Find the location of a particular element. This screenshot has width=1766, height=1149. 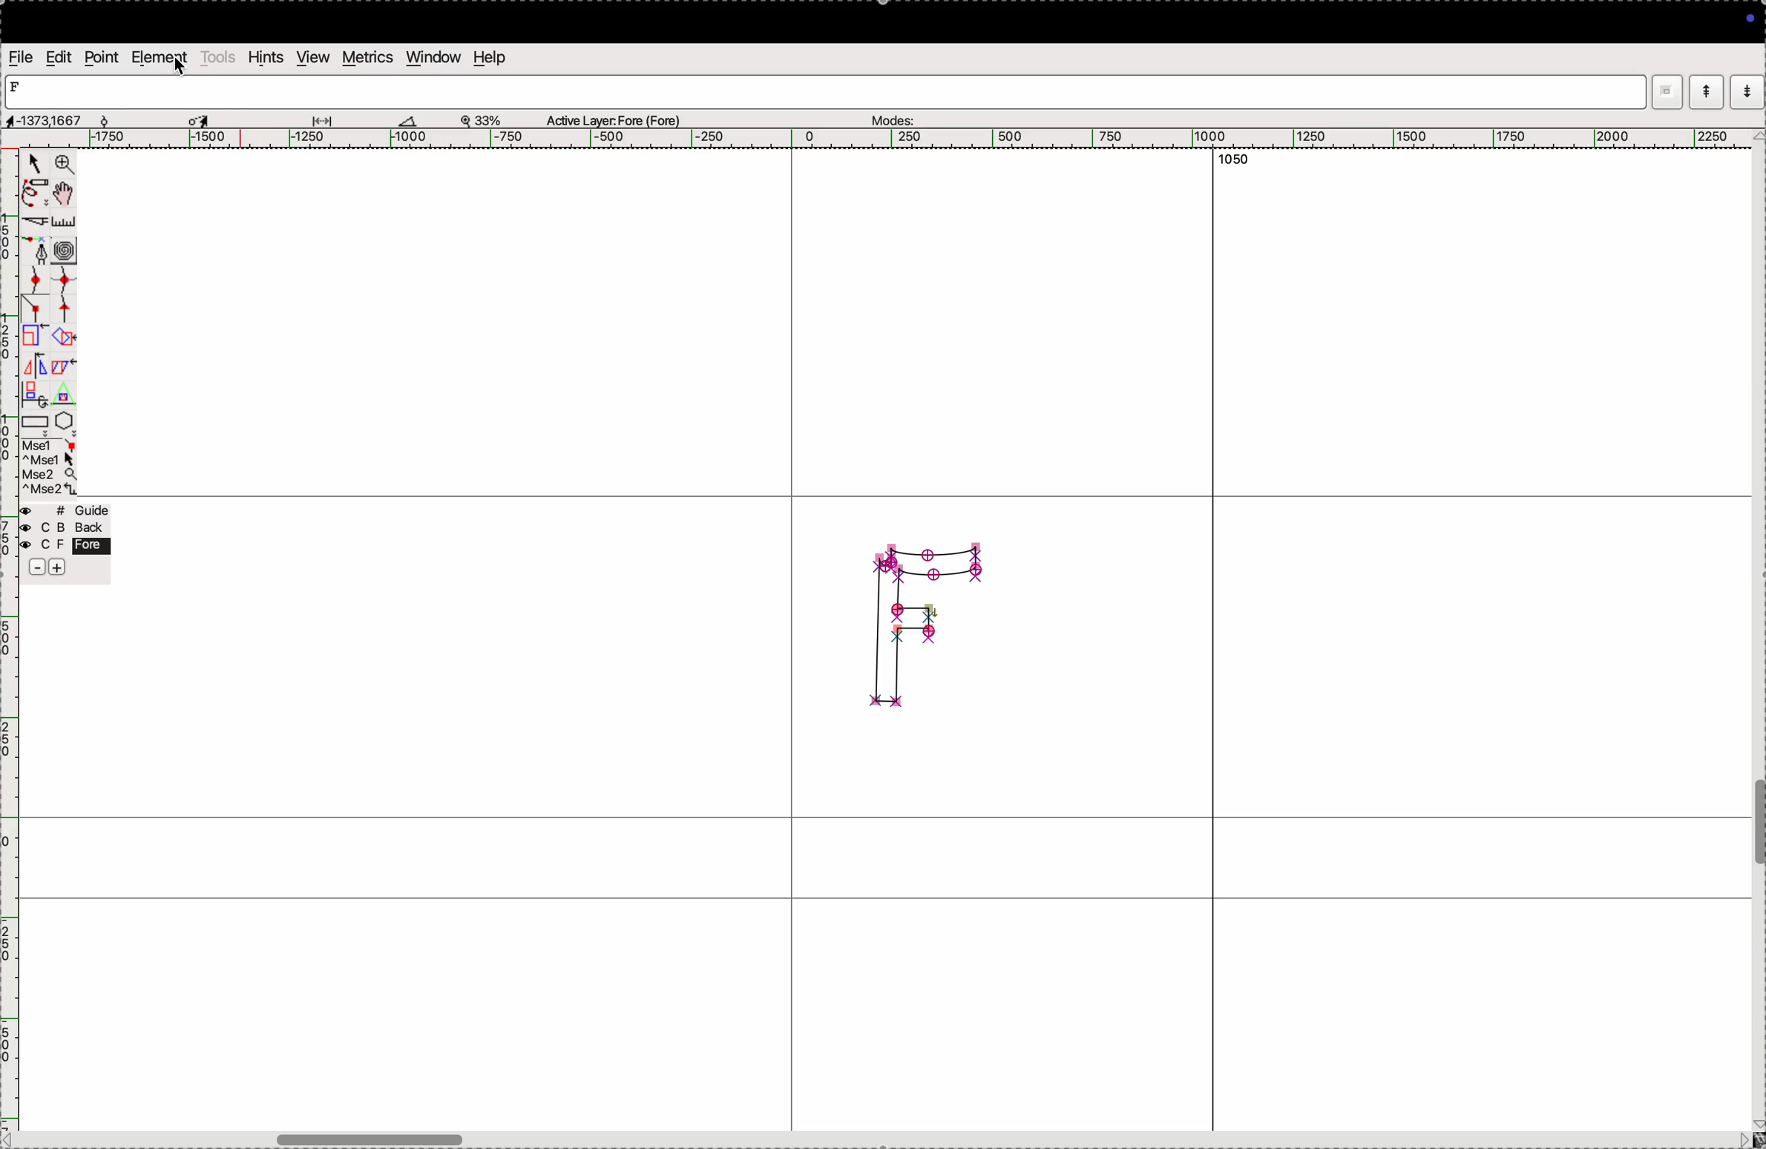

horizontal scale is located at coordinates (873, 139).